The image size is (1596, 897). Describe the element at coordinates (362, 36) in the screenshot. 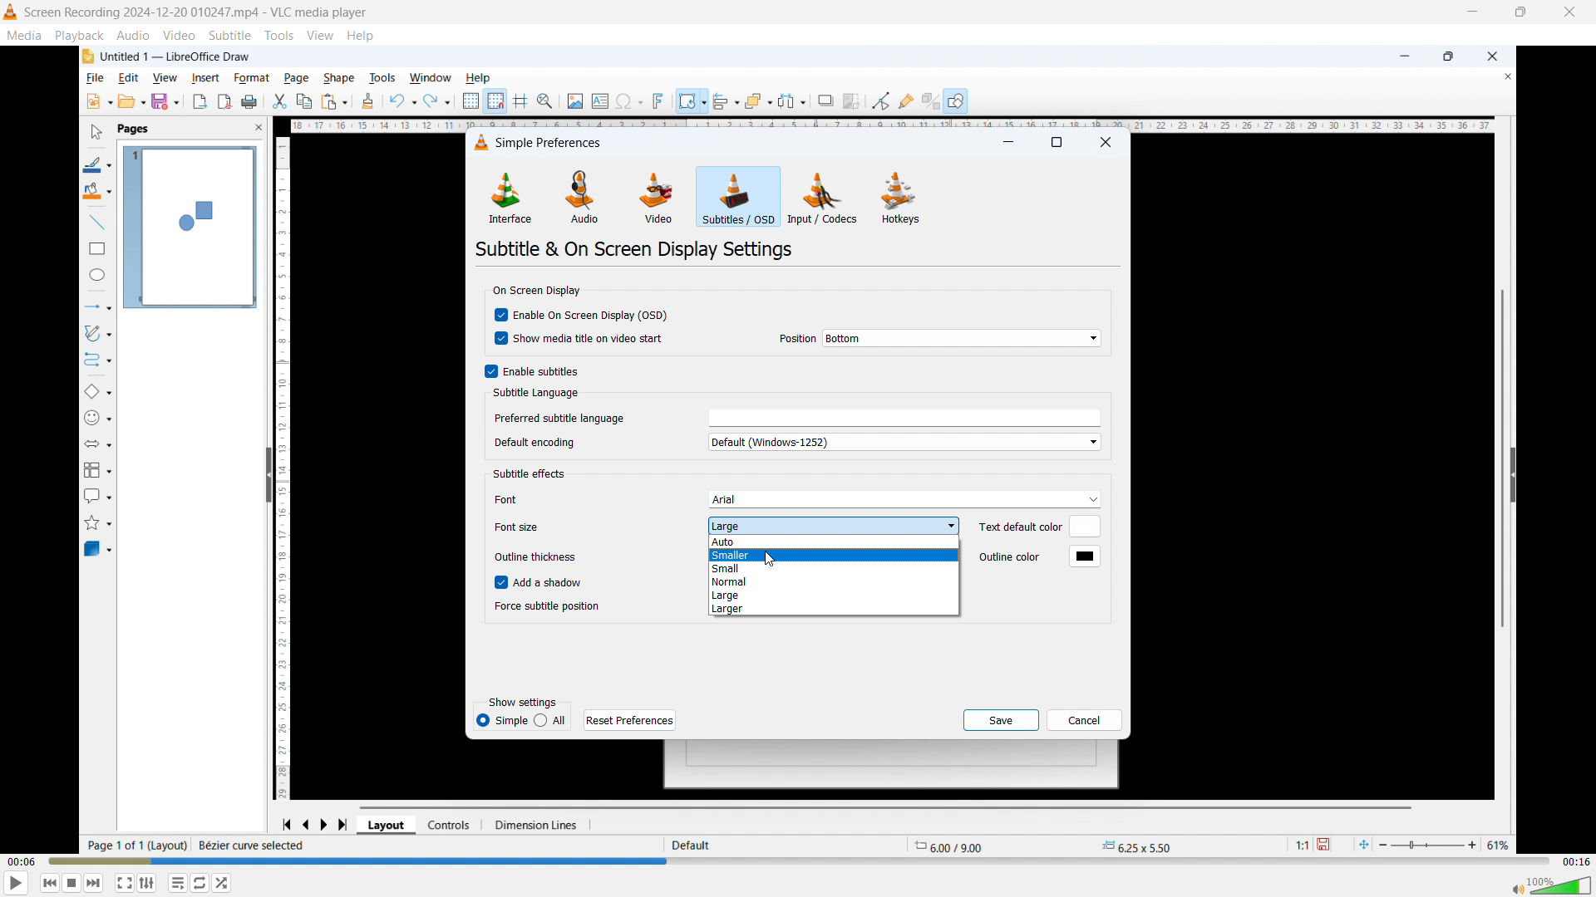

I see `help ` at that location.